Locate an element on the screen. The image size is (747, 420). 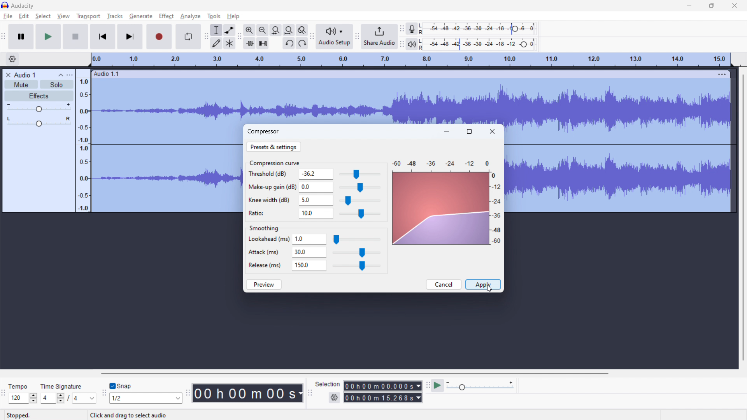
effect is located at coordinates (167, 16).